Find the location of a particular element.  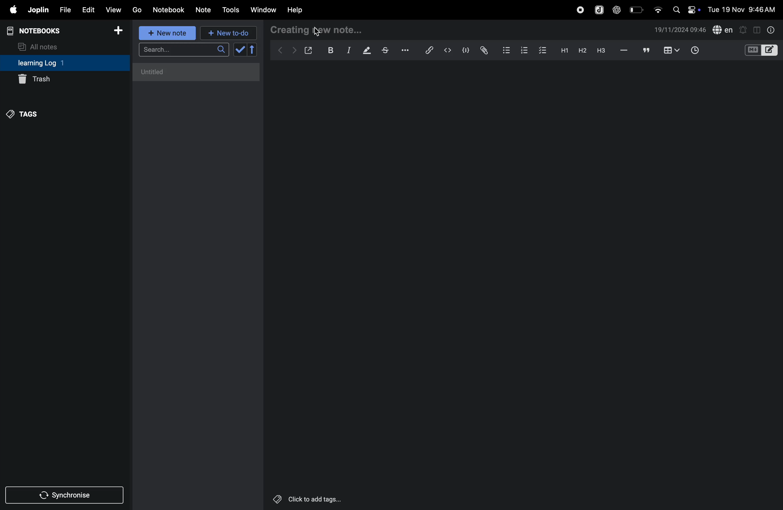

info is located at coordinates (770, 30).